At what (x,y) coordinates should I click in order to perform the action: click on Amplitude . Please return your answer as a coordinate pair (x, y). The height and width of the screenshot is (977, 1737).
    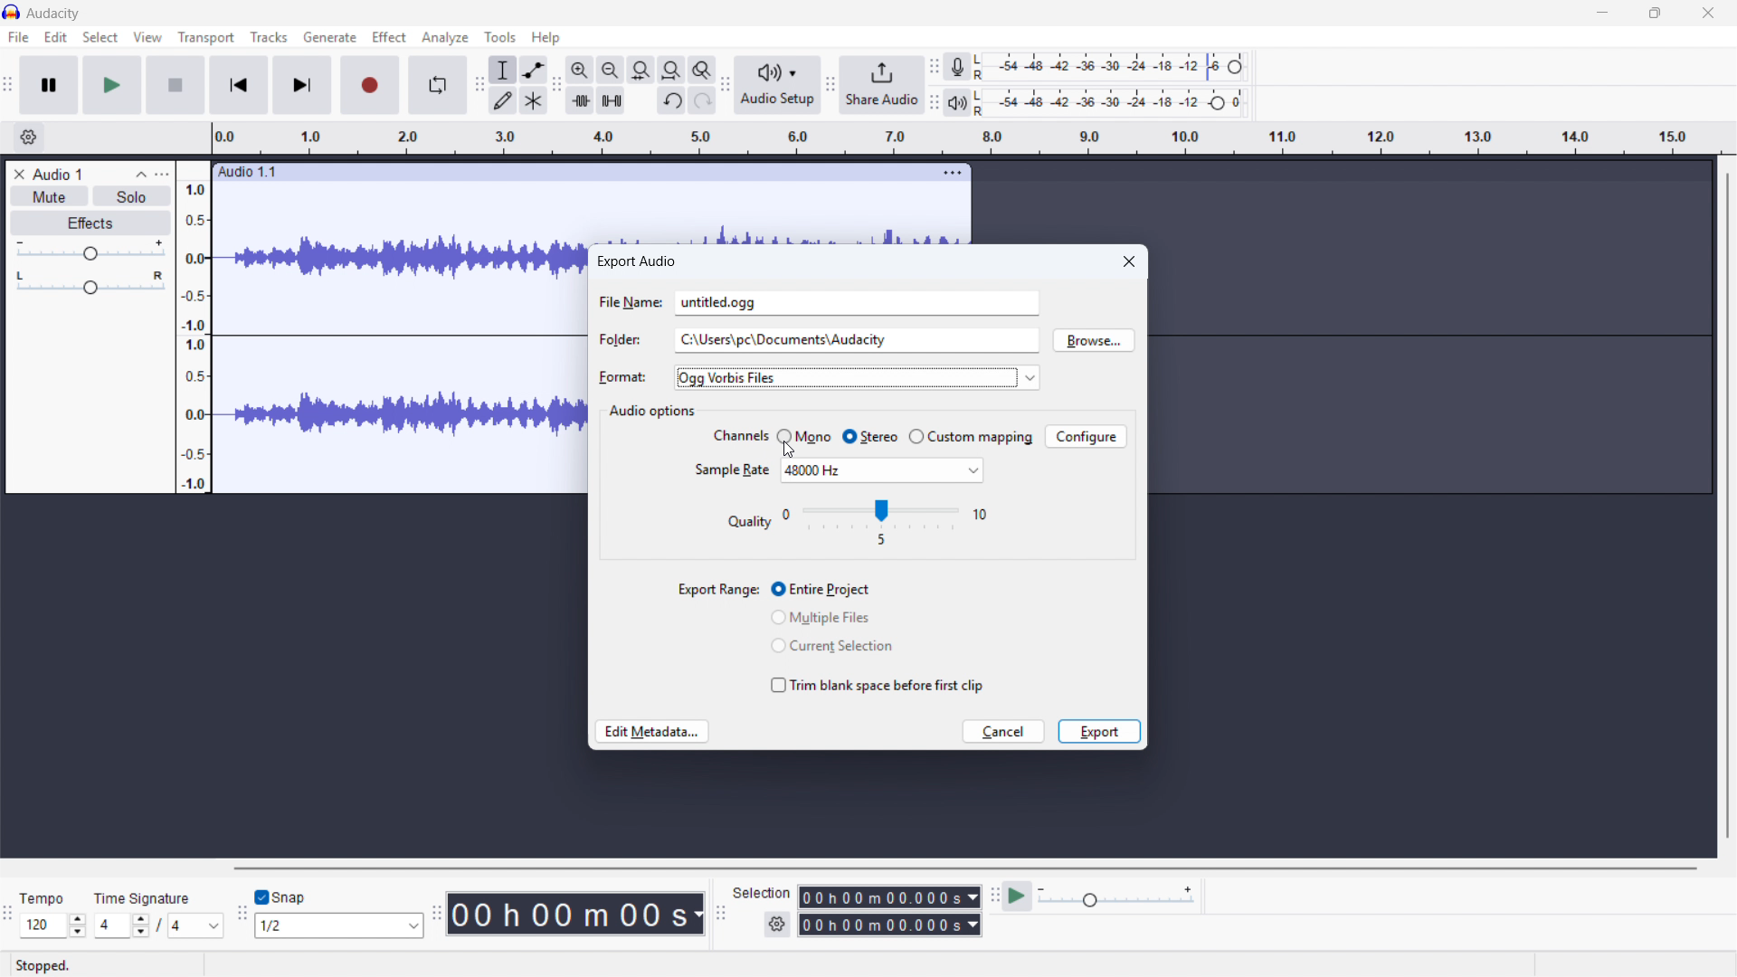
    Looking at the image, I should click on (193, 327).